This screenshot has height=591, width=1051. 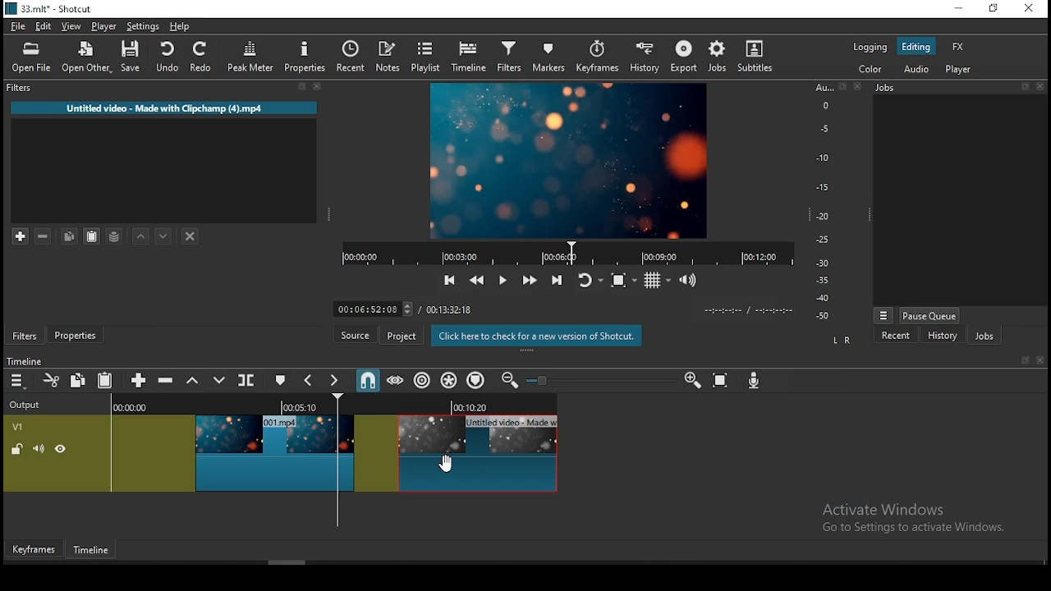 I want to click on video progress bar, so click(x=562, y=254).